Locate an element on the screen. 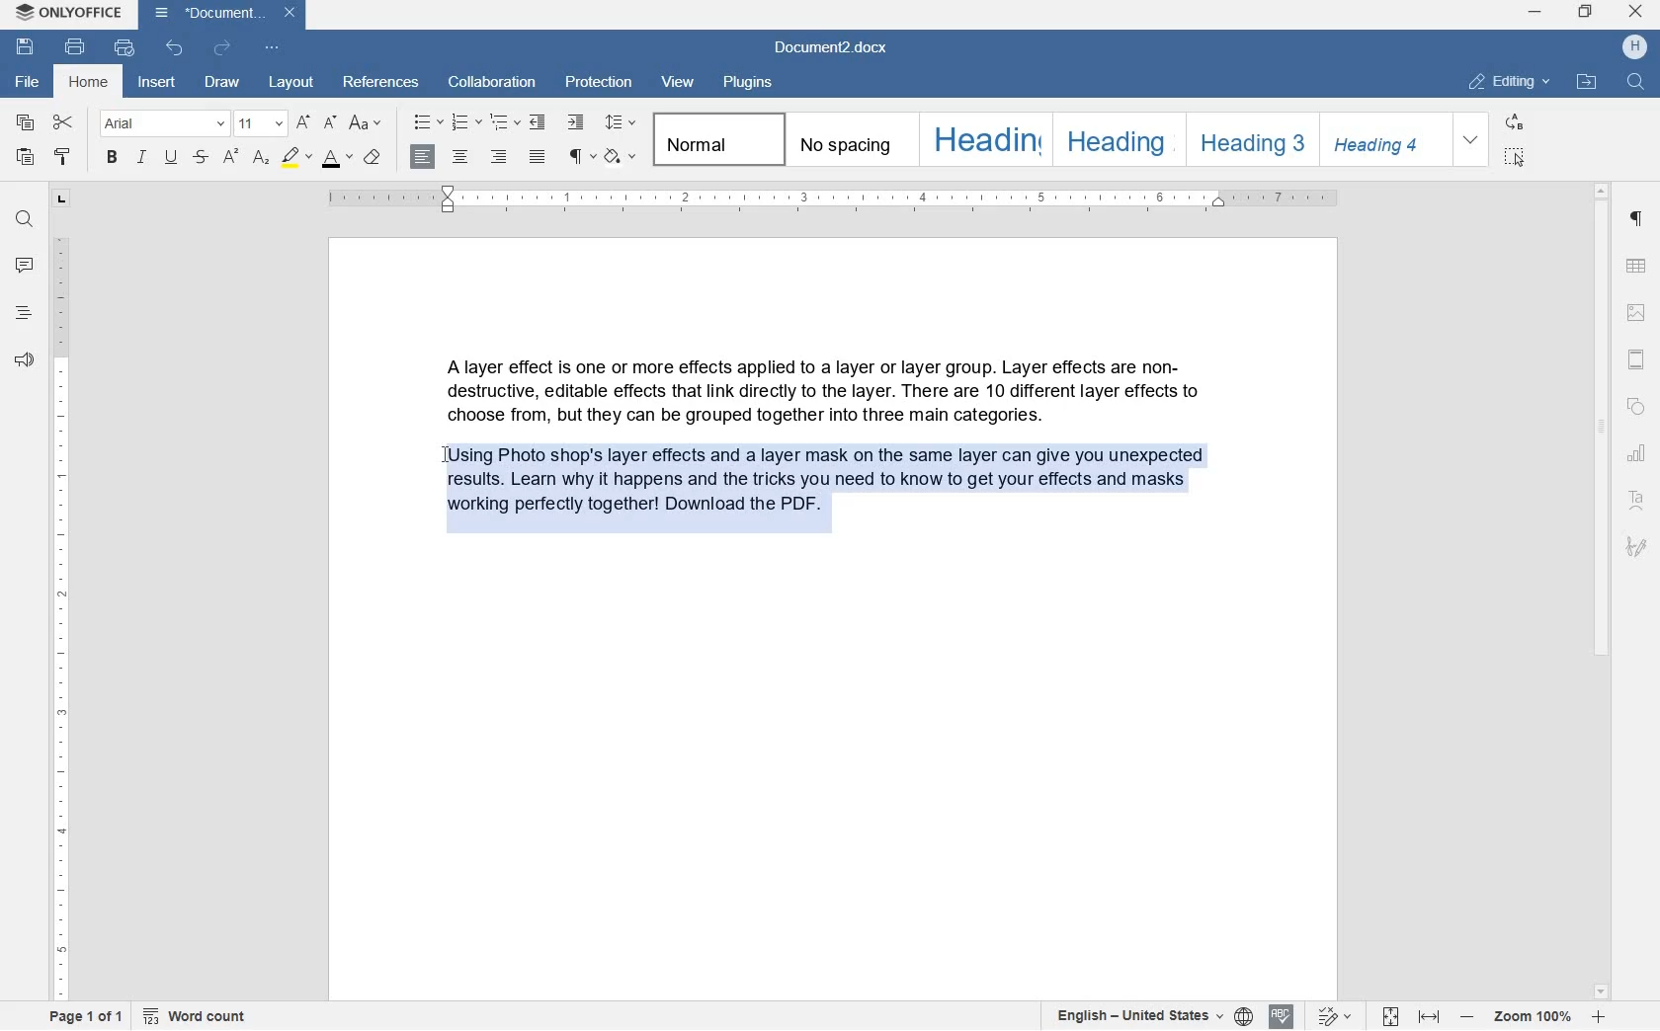  NUMBERING is located at coordinates (467, 121).